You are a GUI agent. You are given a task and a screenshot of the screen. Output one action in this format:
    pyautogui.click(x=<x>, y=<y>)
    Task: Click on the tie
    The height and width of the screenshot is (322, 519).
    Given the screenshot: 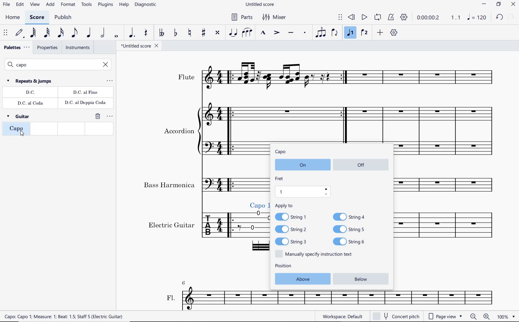 What is the action you would take?
    pyautogui.click(x=234, y=32)
    